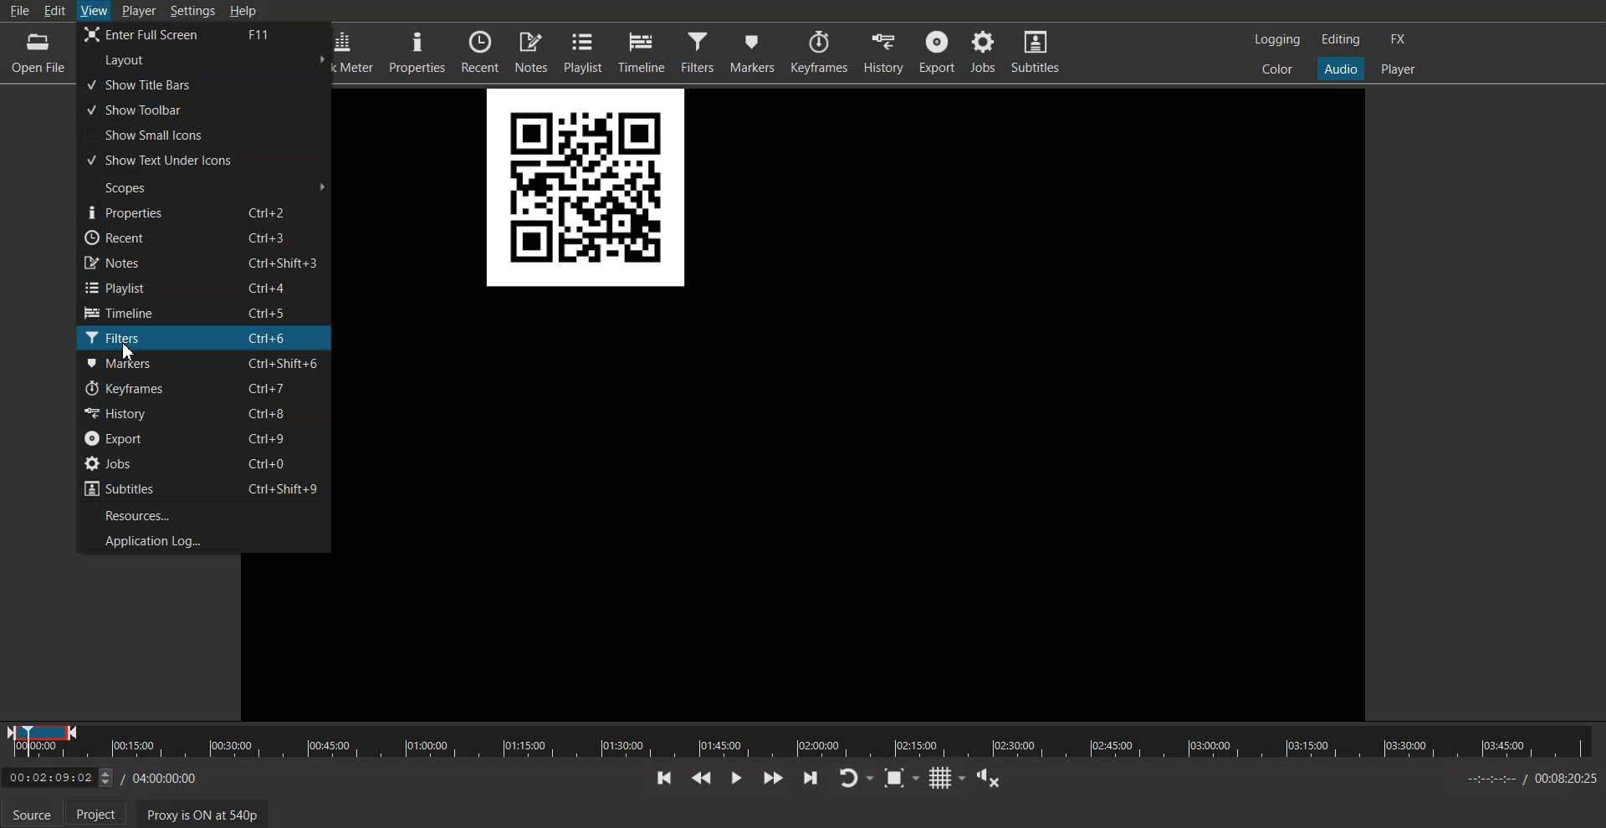 The width and height of the screenshot is (1606, 828). What do you see at coordinates (1278, 69) in the screenshot?
I see `Switch to the color layout` at bounding box center [1278, 69].